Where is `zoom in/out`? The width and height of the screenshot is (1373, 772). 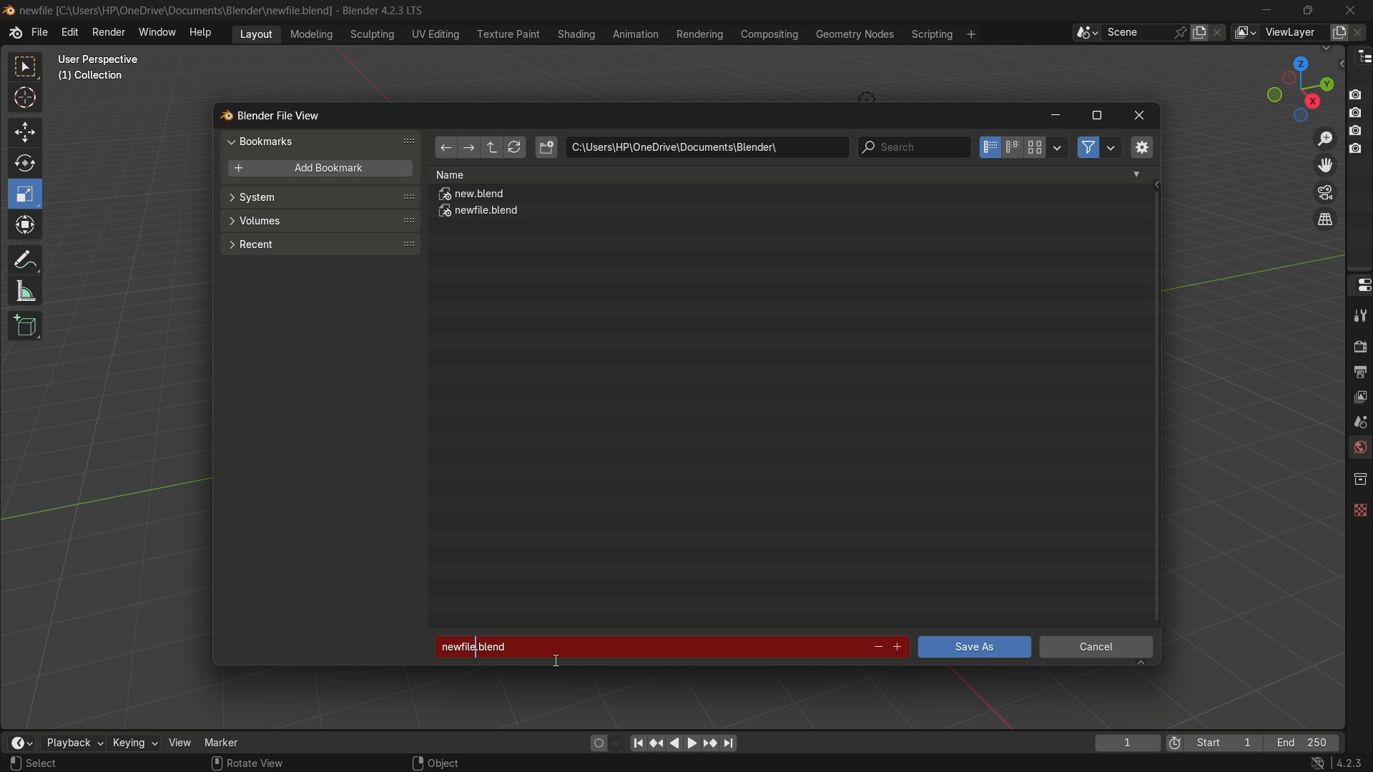 zoom in/out is located at coordinates (1326, 137).